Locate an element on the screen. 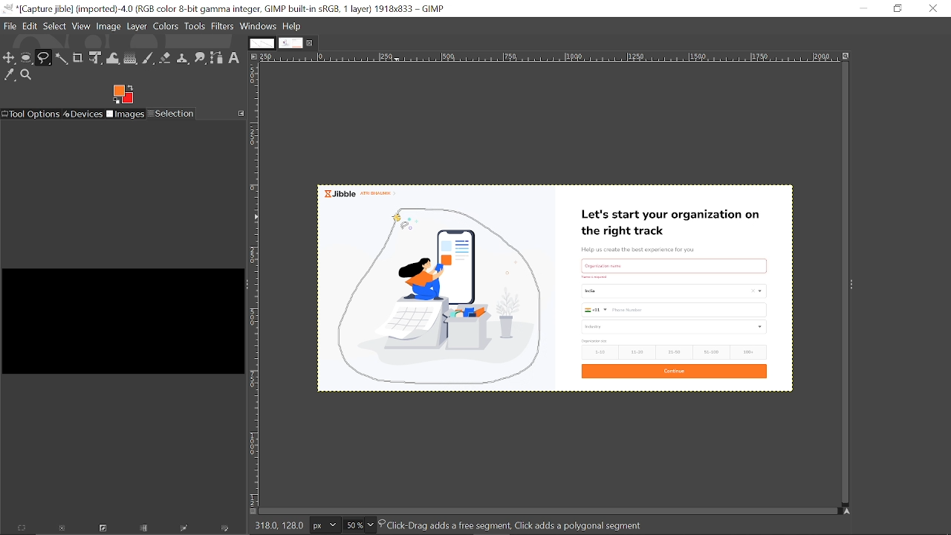 This screenshot has width=951, height=535.  is located at coordinates (195, 26).